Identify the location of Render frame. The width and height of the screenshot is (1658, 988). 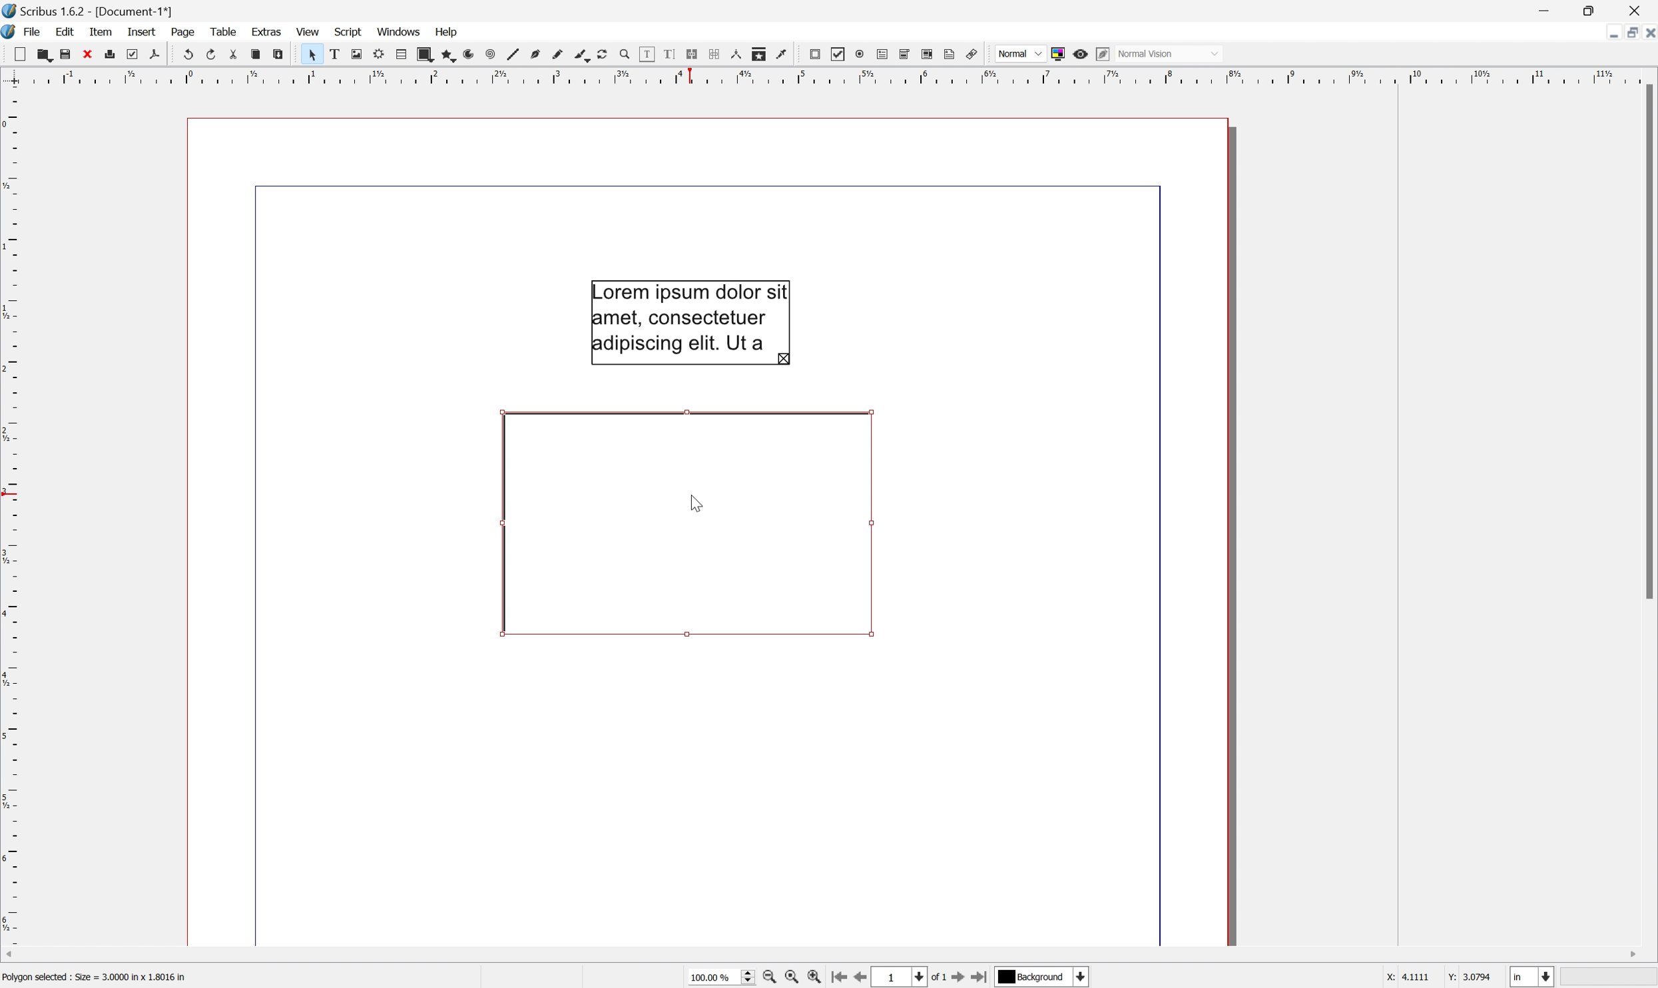
(376, 57).